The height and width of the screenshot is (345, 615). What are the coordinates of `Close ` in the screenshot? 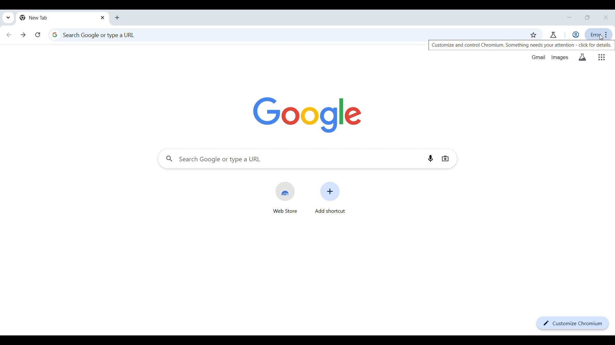 It's located at (606, 18).